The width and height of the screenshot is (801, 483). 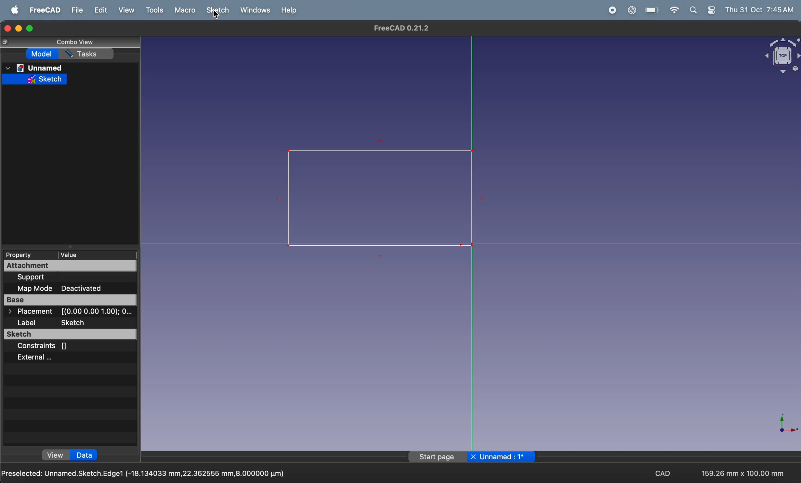 I want to click on page name, so click(x=471, y=458).